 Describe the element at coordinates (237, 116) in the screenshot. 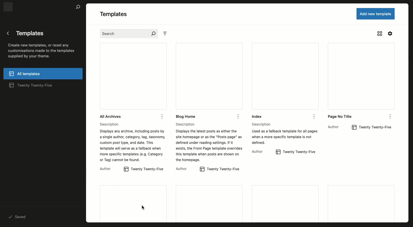

I see `option` at that location.